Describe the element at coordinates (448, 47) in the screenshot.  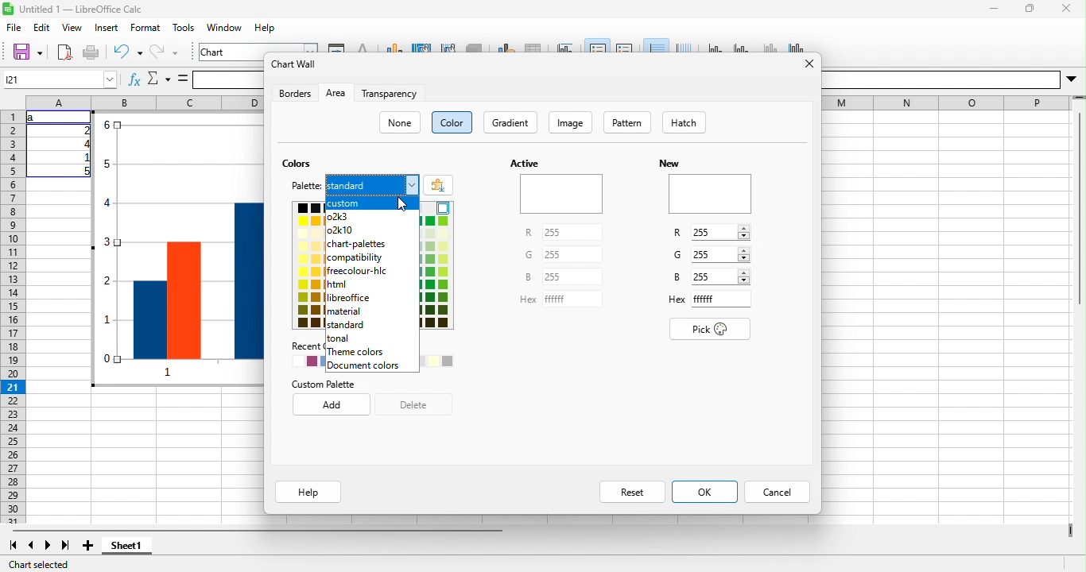
I see `chart wall` at that location.